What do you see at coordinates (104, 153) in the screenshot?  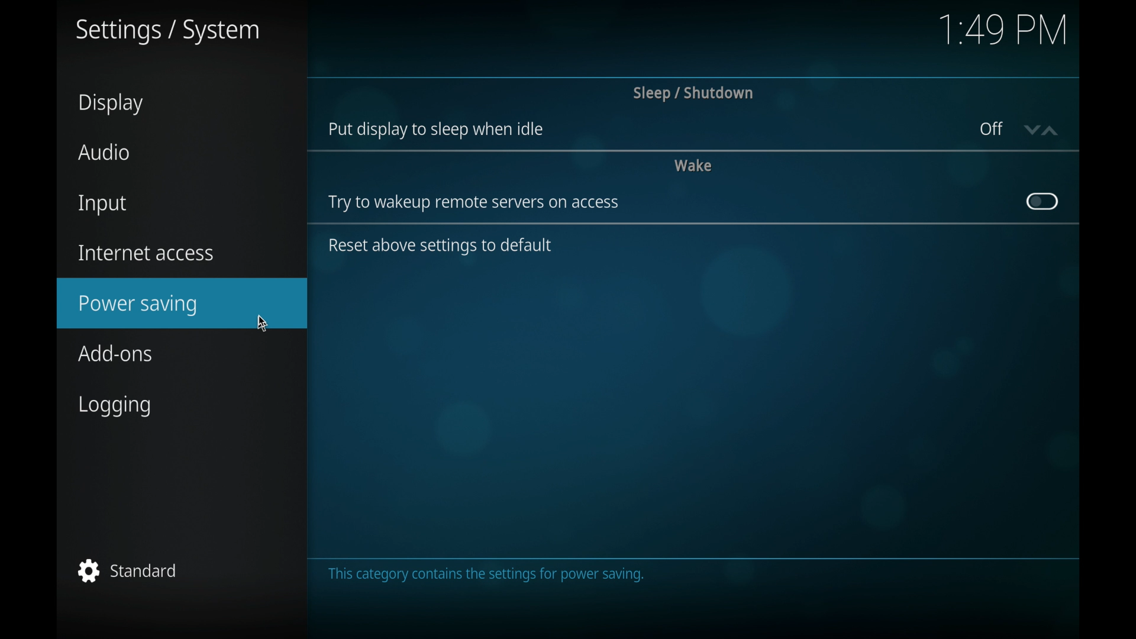 I see `audio` at bounding box center [104, 153].